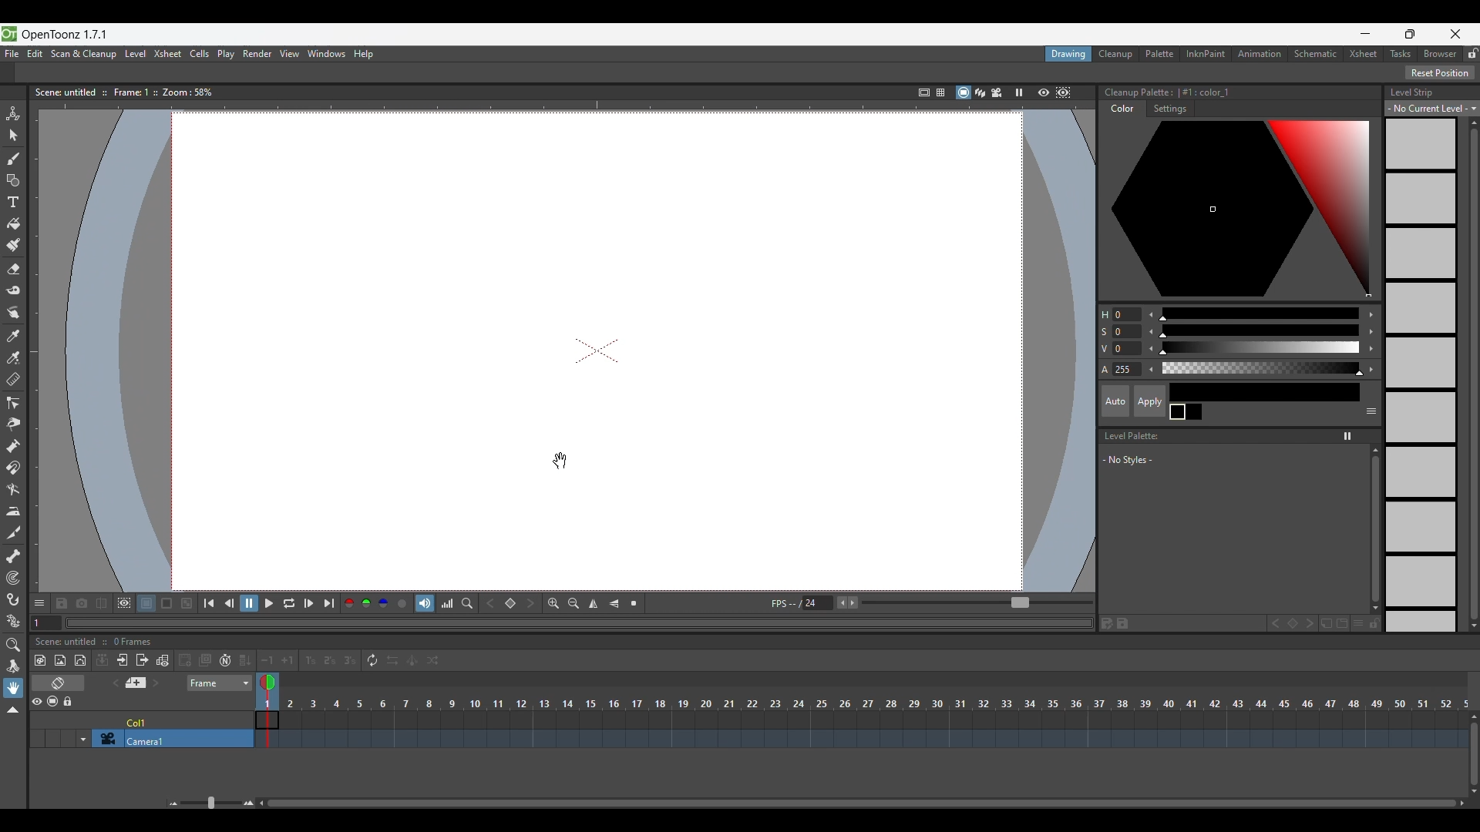  Describe the element at coordinates (185, 660) in the screenshot. I see `Create blank drawing` at that location.